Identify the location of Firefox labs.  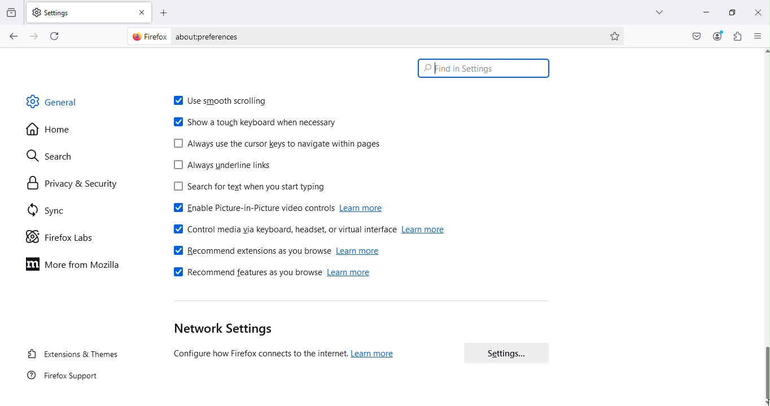
(61, 237).